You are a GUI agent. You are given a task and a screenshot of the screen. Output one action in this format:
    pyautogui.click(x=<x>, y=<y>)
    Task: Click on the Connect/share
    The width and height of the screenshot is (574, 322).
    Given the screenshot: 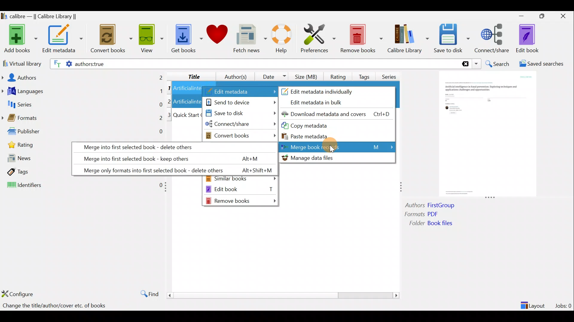 What is the action you would take?
    pyautogui.click(x=241, y=125)
    